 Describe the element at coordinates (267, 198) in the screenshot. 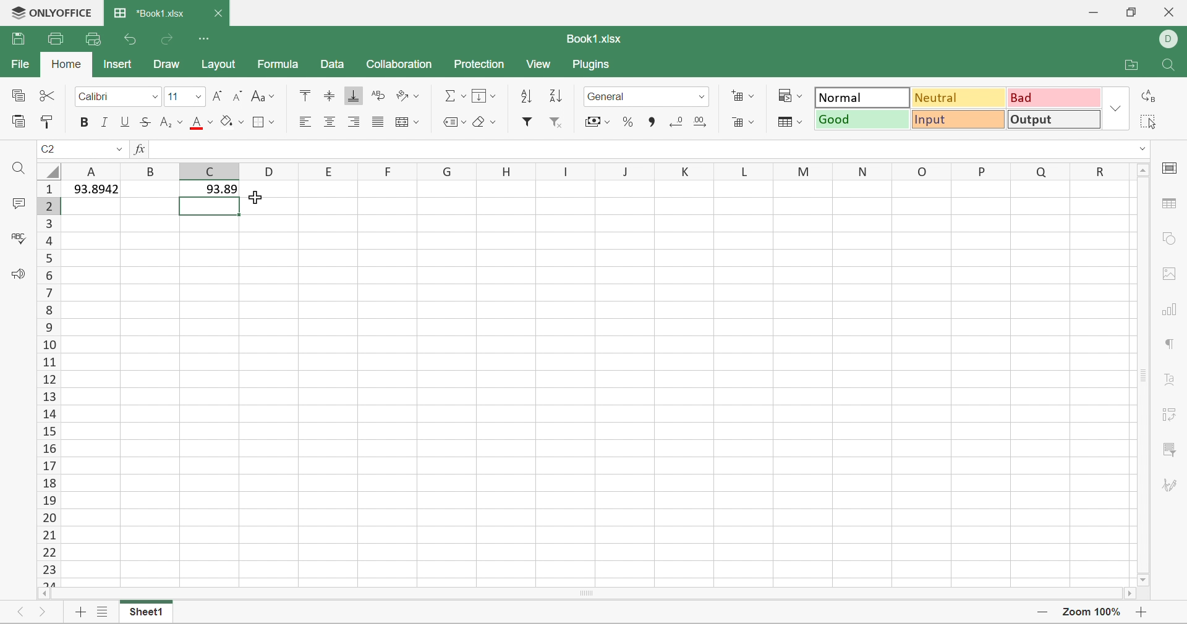

I see `Cursor` at that location.